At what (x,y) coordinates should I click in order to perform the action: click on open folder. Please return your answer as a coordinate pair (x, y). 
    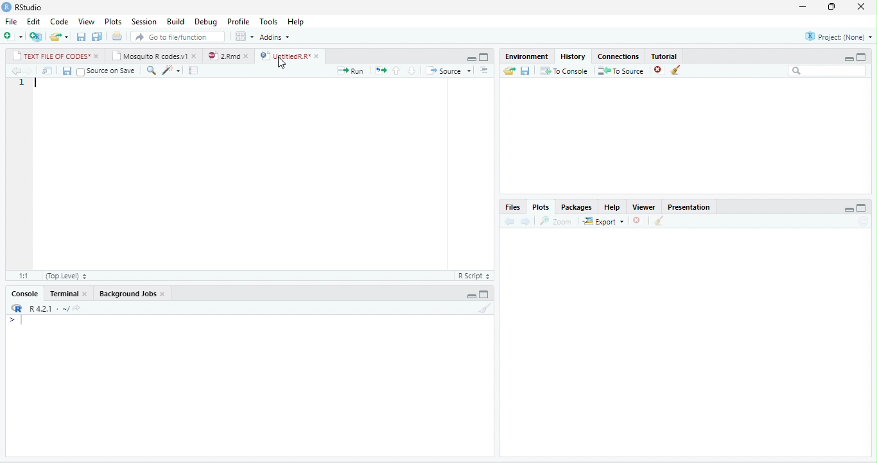
    Looking at the image, I should click on (510, 71).